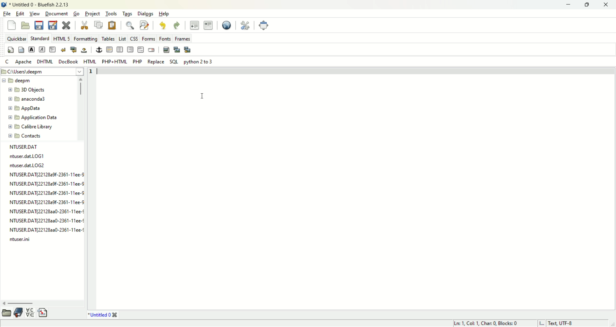 The height and width of the screenshot is (327, 616). I want to click on PHP, so click(137, 61).